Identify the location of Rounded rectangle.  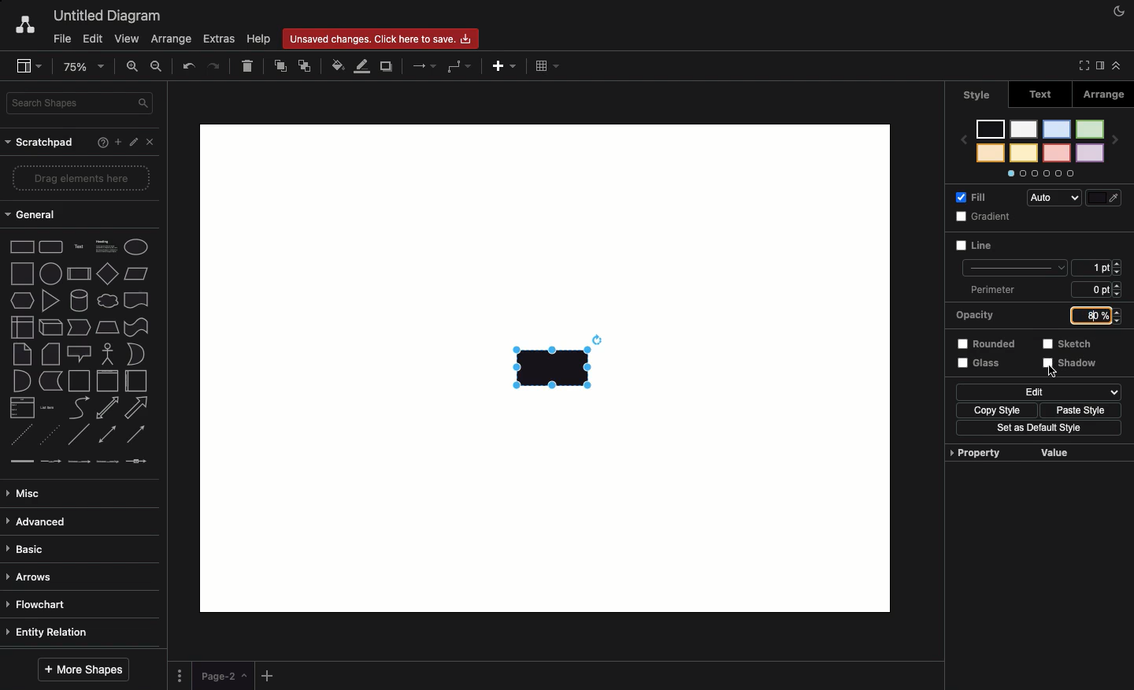
(53, 248).